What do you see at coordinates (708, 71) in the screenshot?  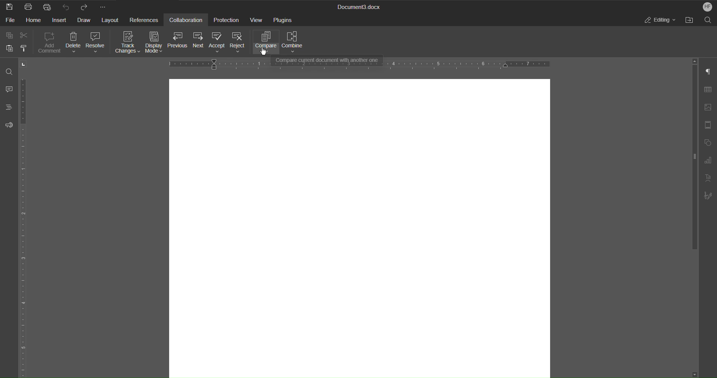 I see `Paragraph Settings` at bounding box center [708, 71].